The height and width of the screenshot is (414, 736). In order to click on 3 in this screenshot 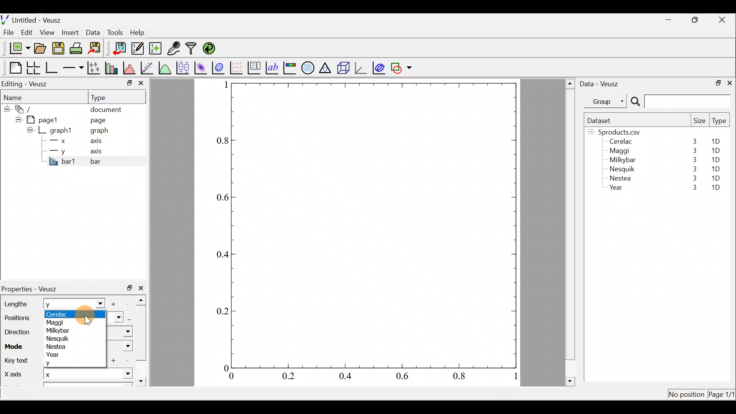, I will do `click(693, 160)`.